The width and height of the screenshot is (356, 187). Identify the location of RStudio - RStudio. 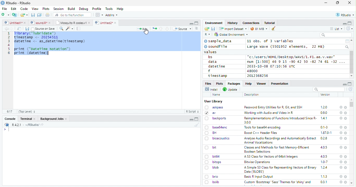
(19, 3).